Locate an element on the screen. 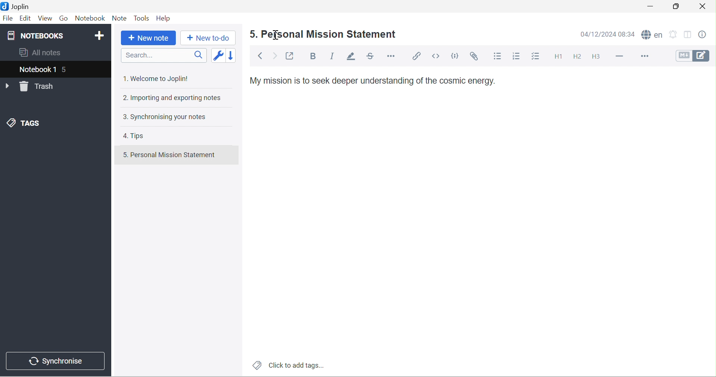 This screenshot has width=716, height=377. Add notebook is located at coordinates (99, 36).